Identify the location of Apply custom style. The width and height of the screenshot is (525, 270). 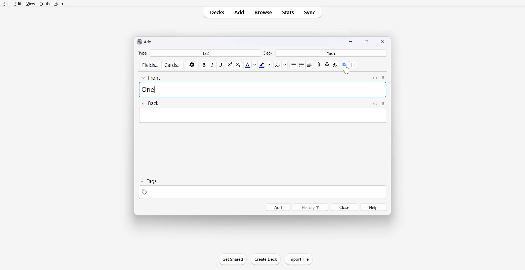
(353, 65).